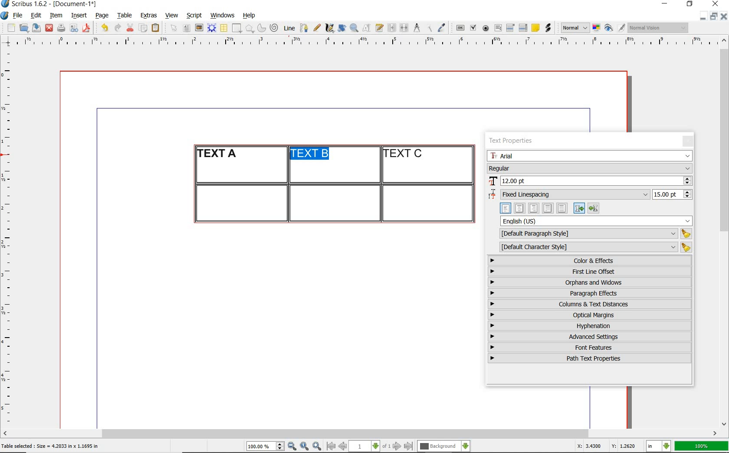 This screenshot has width=729, height=453. I want to click on color & effects, so click(591, 260).